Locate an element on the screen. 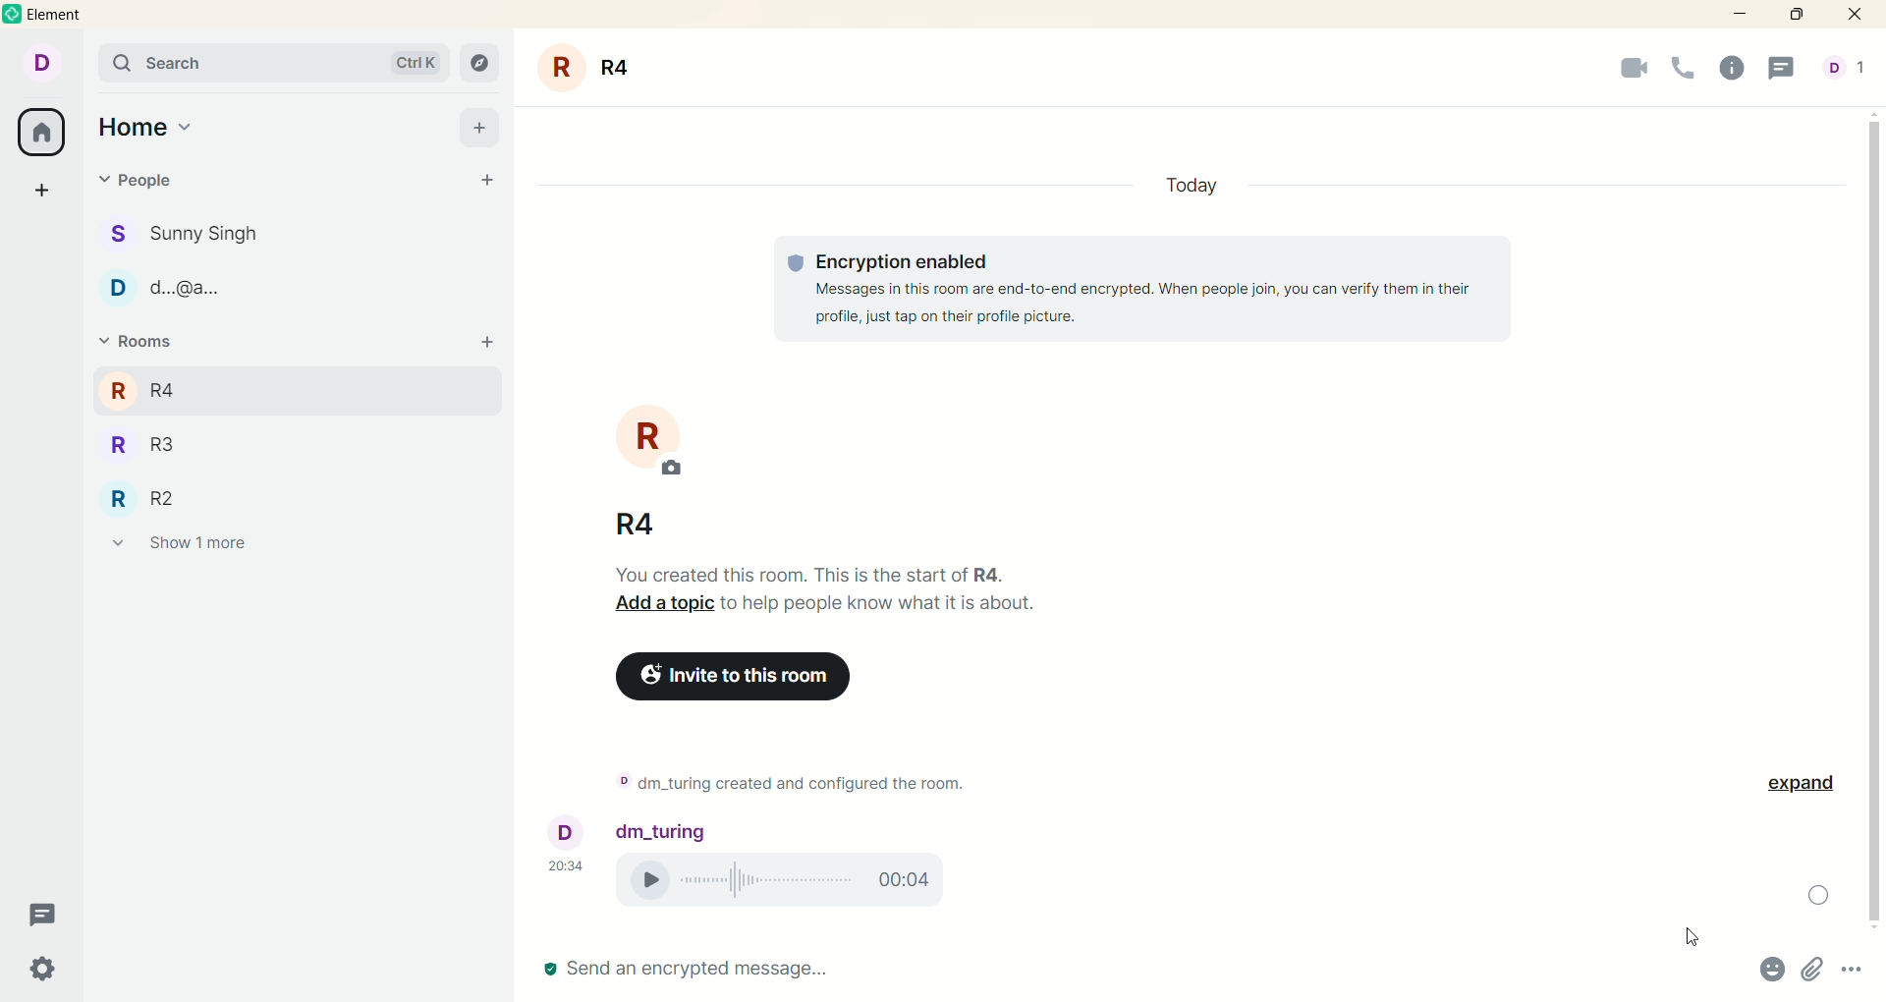 Image resolution: width=1886 pixels, height=1002 pixels. all rooms is located at coordinates (42, 135).